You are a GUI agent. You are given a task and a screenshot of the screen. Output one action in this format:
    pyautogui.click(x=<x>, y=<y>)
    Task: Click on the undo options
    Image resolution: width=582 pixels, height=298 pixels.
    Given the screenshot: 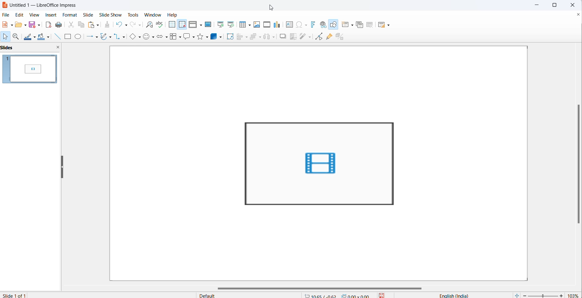 What is the action you would take?
    pyautogui.click(x=125, y=25)
    